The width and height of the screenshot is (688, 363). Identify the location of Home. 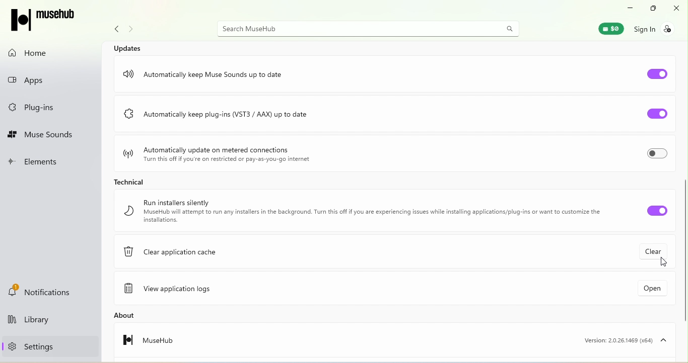
(33, 53).